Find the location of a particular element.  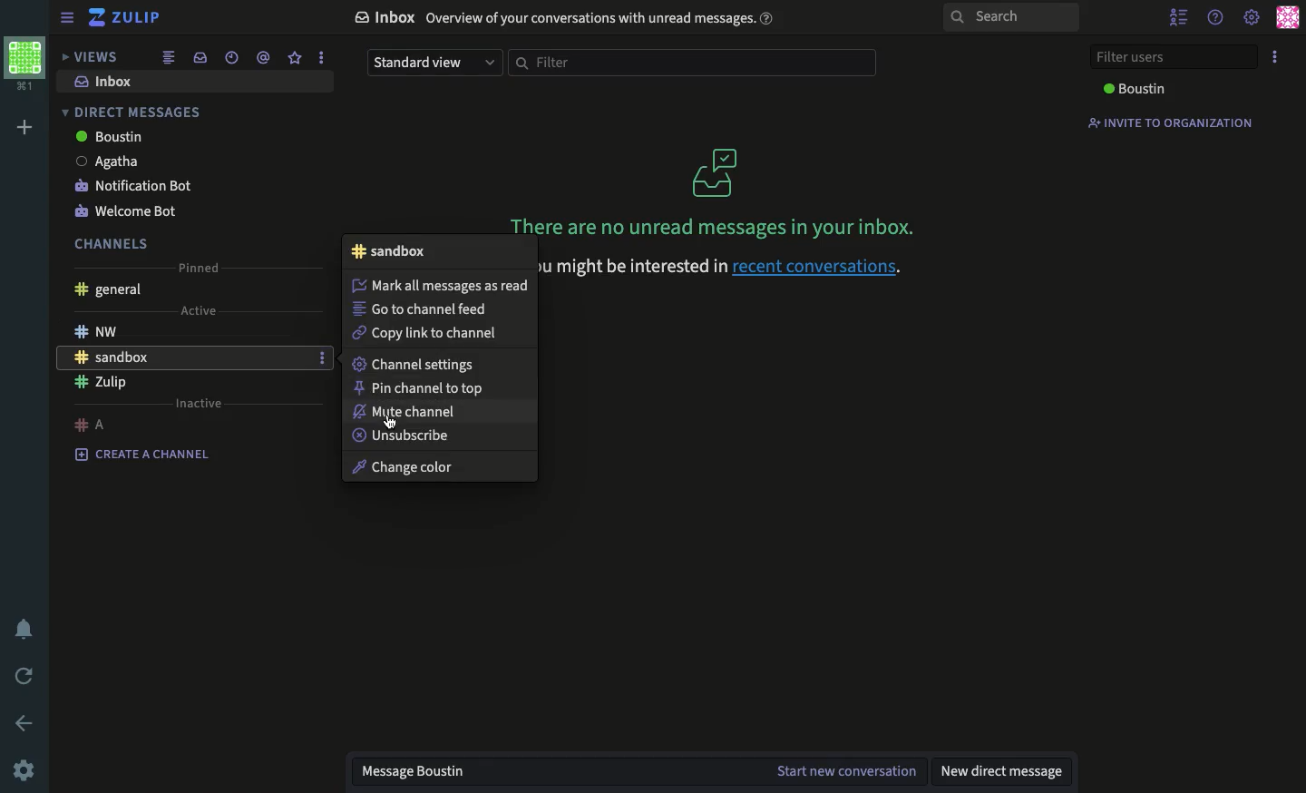

Zulip is located at coordinates (124, 17).